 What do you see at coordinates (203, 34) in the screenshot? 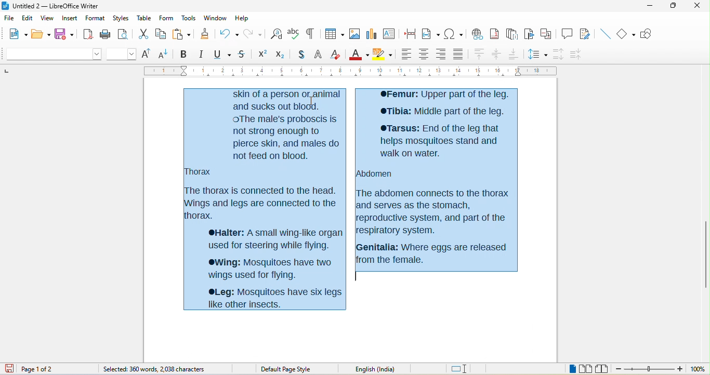
I see `clone formatting ` at bounding box center [203, 34].